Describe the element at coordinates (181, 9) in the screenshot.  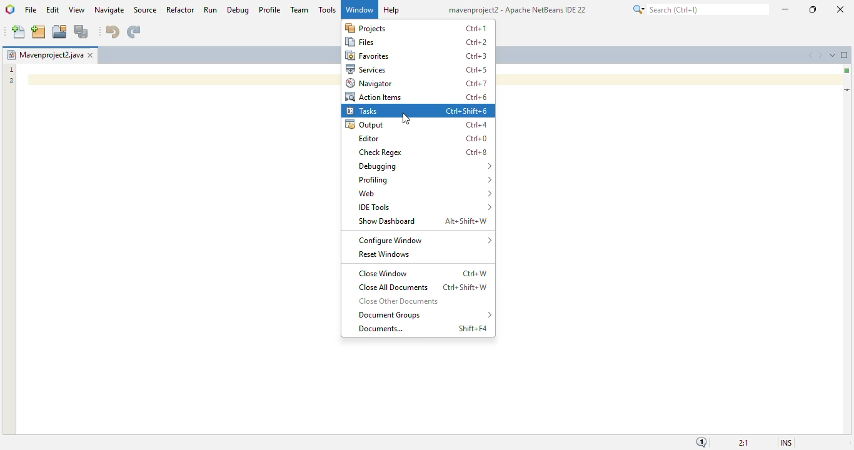
I see `refactor` at that location.